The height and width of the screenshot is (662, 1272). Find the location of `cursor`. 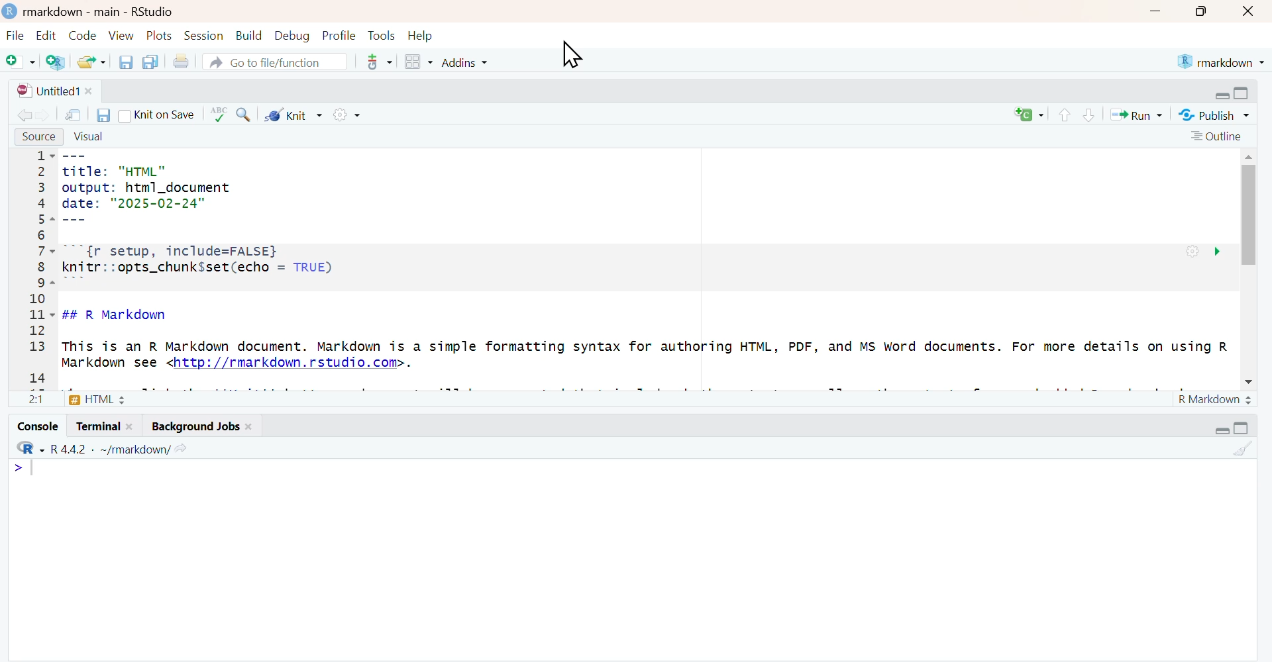

cursor is located at coordinates (572, 56).